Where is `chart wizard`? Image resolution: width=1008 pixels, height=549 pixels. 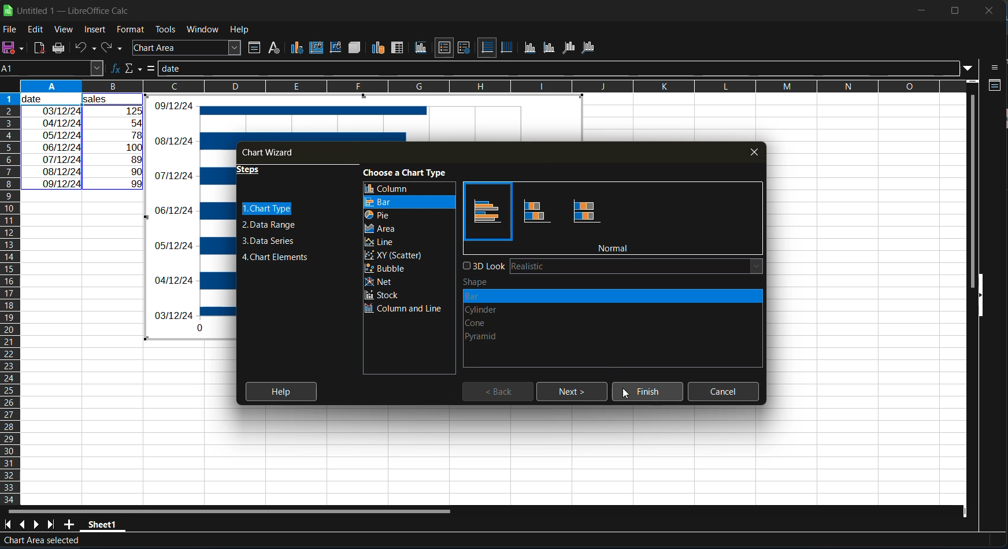 chart wizard is located at coordinates (274, 153).